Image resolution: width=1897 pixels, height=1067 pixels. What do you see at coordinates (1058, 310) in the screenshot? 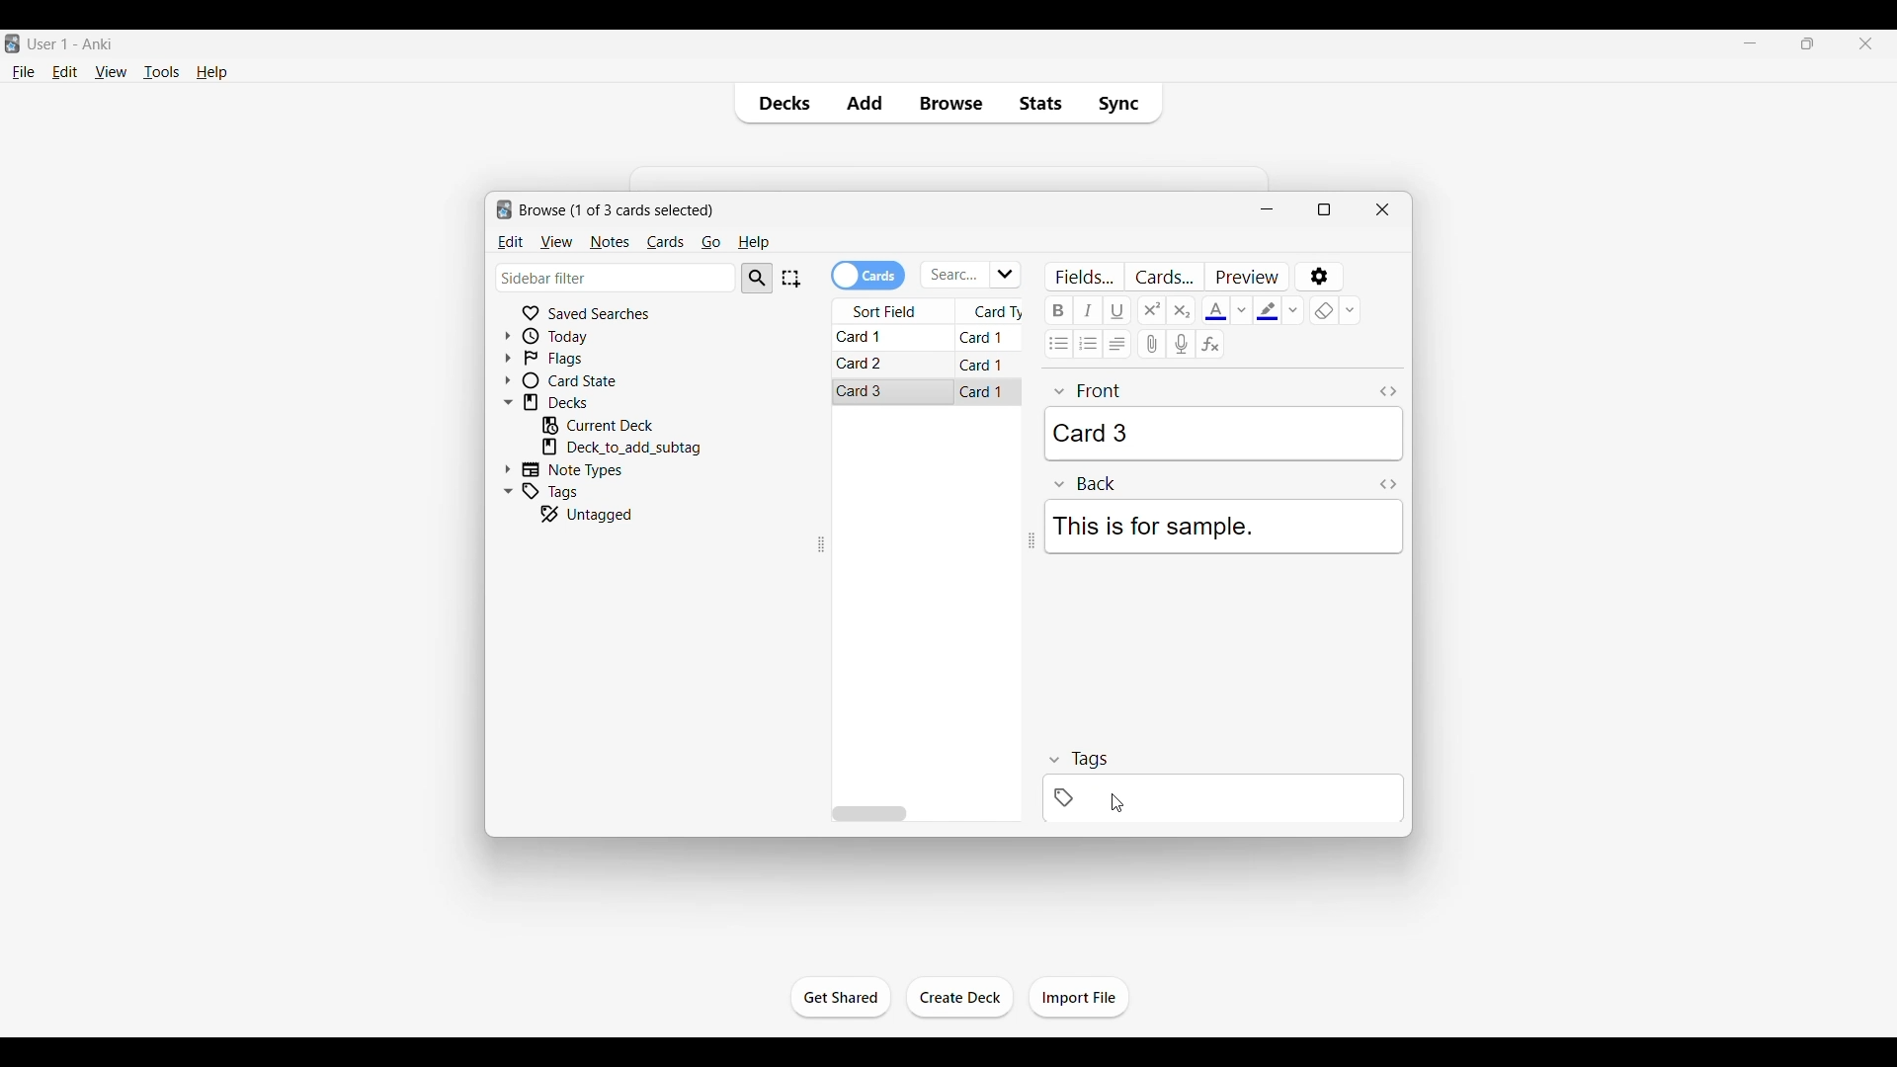
I see `Bold text` at bounding box center [1058, 310].